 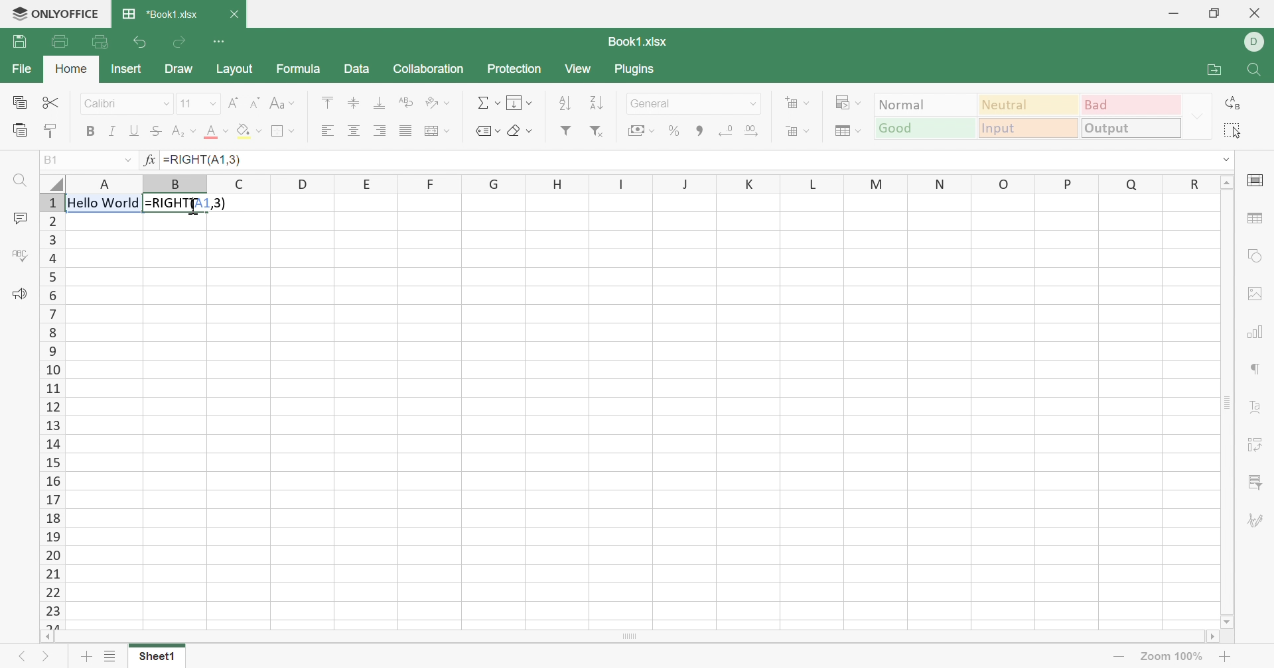 What do you see at coordinates (1254, 219) in the screenshot?
I see `table settings` at bounding box center [1254, 219].